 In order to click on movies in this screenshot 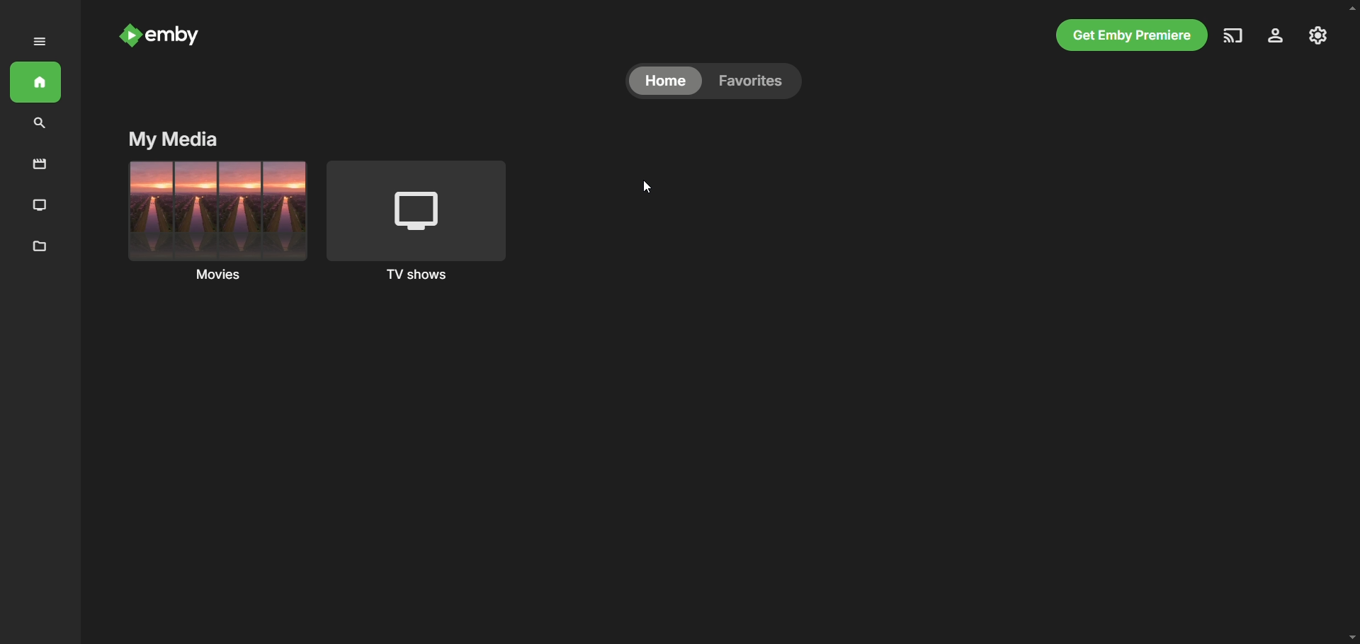, I will do `click(41, 162)`.